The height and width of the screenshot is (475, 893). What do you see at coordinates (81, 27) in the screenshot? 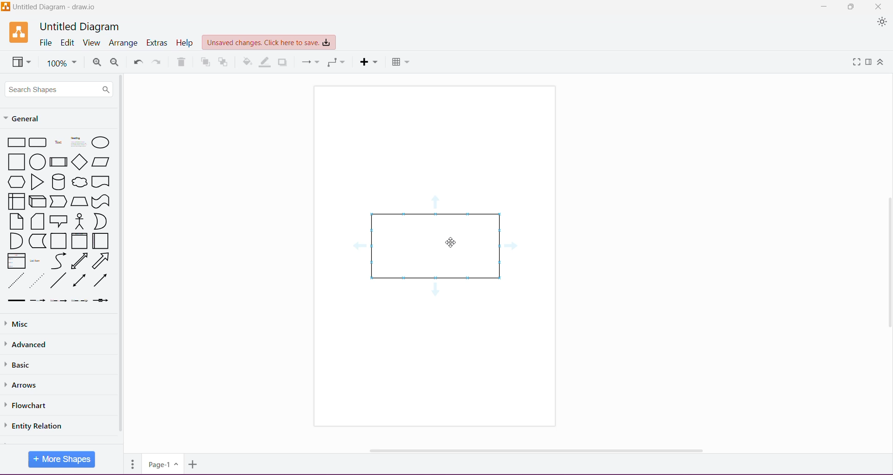
I see `Untitled Diagram` at bounding box center [81, 27].